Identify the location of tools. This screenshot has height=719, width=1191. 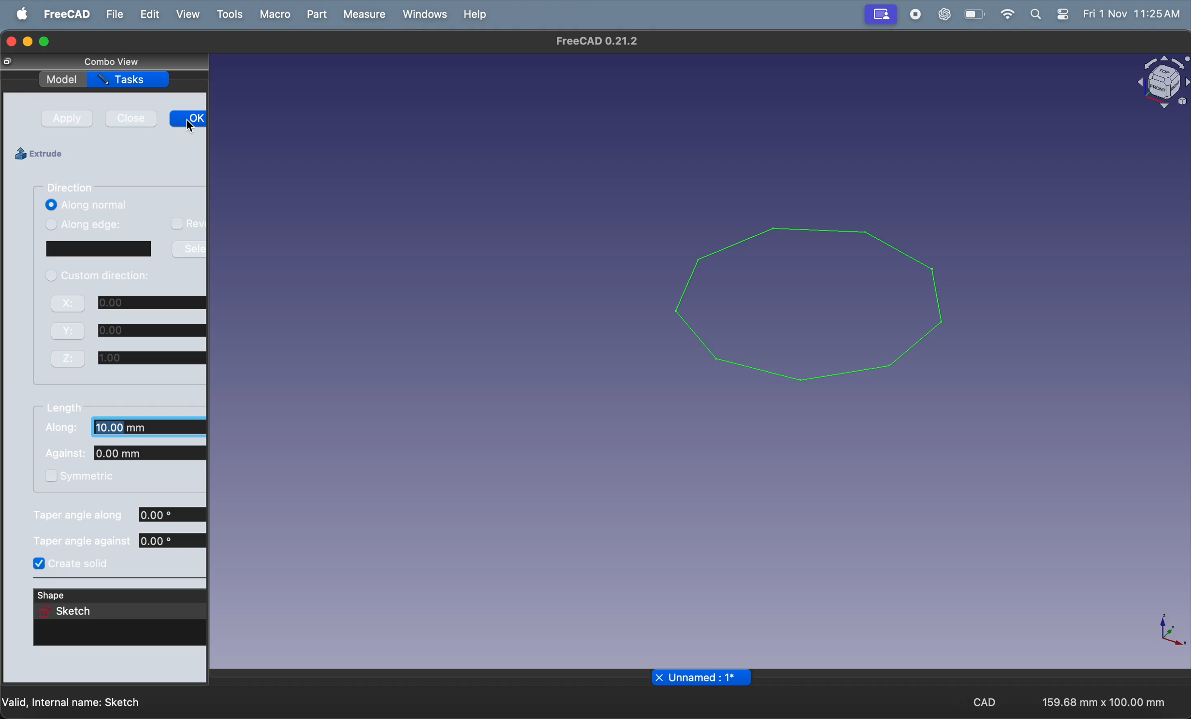
(228, 14).